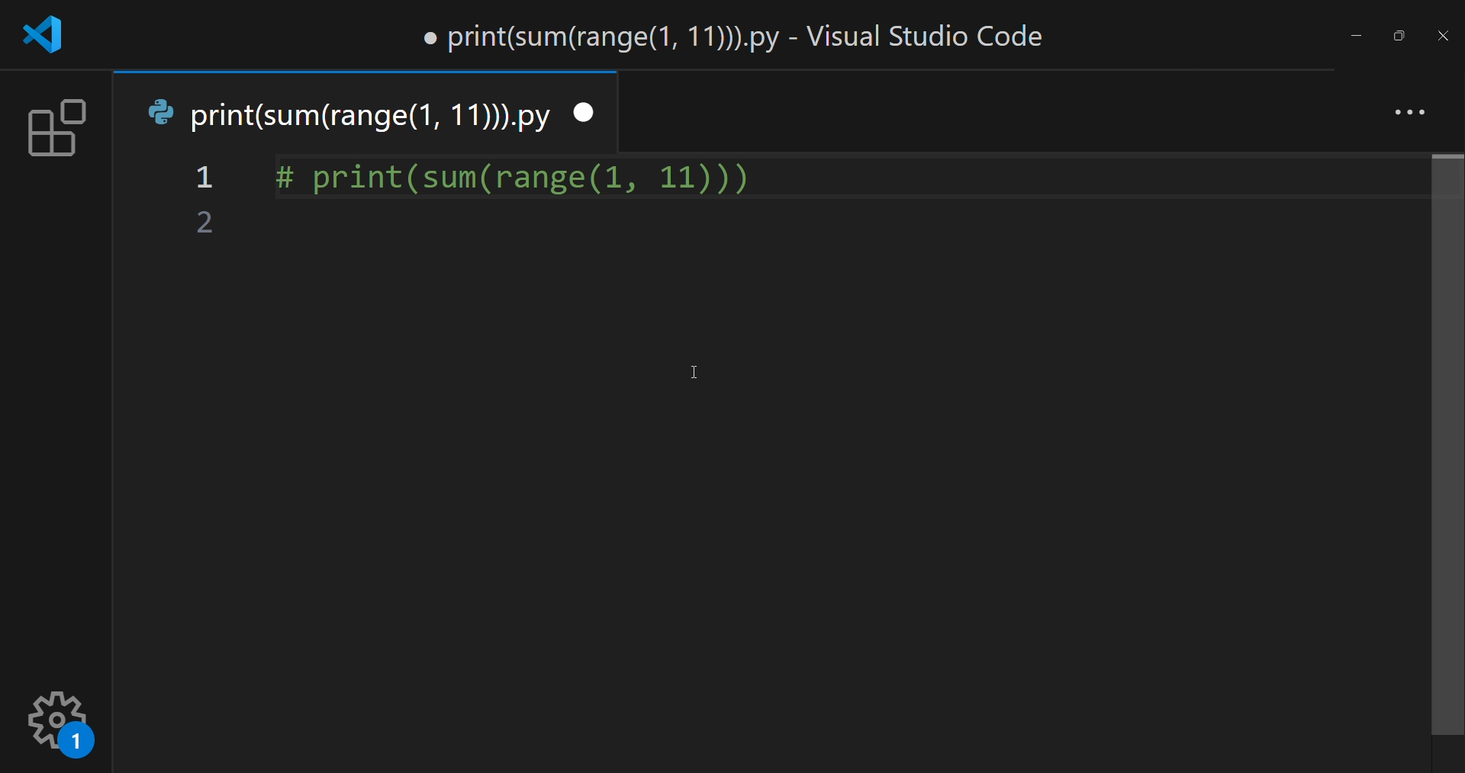  Describe the element at coordinates (50, 35) in the screenshot. I see `logo` at that location.